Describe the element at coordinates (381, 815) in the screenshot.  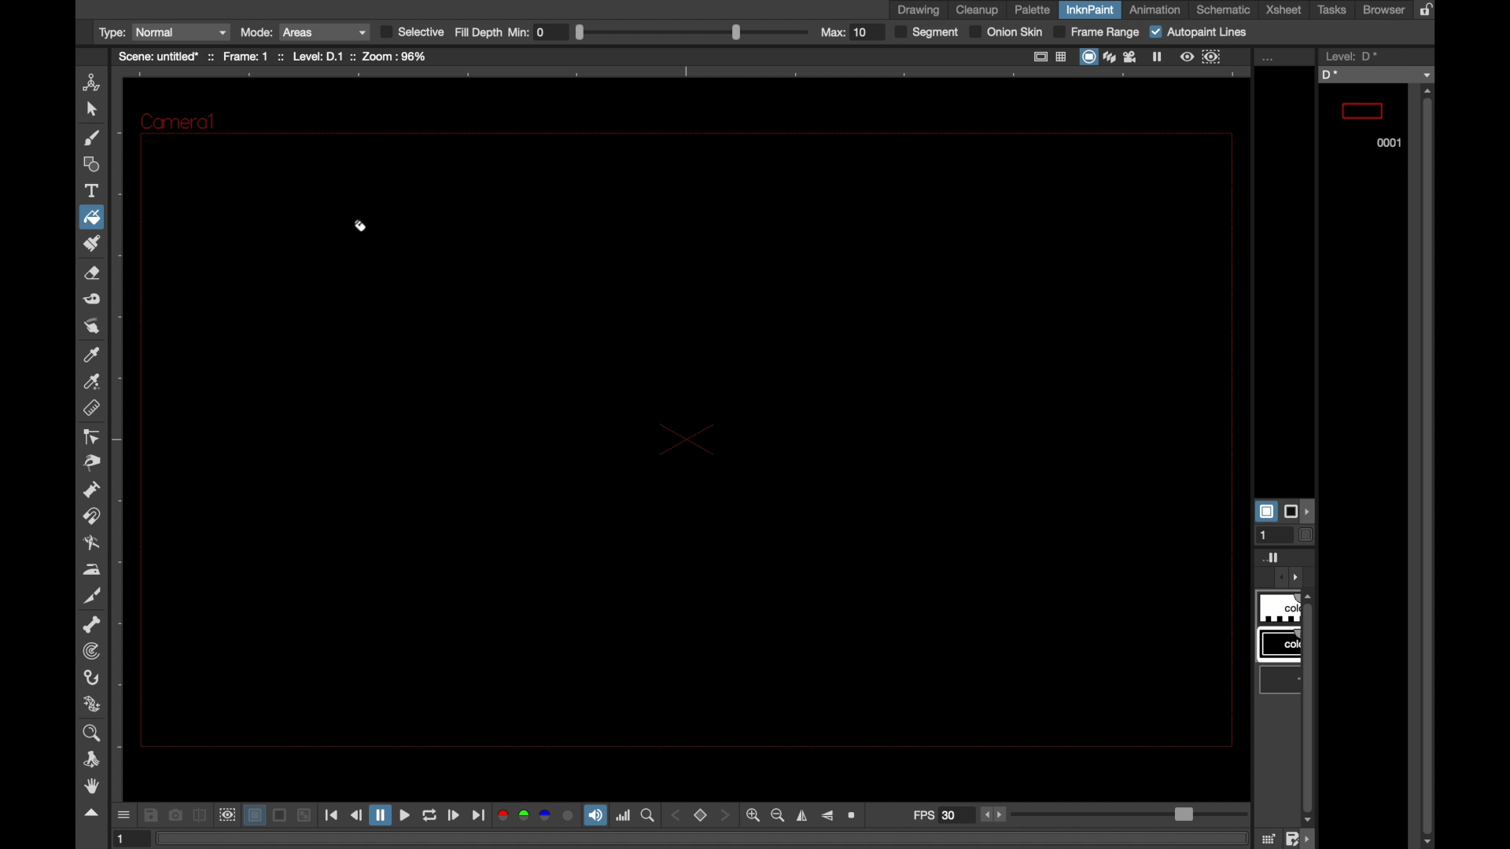
I see `pause` at that location.